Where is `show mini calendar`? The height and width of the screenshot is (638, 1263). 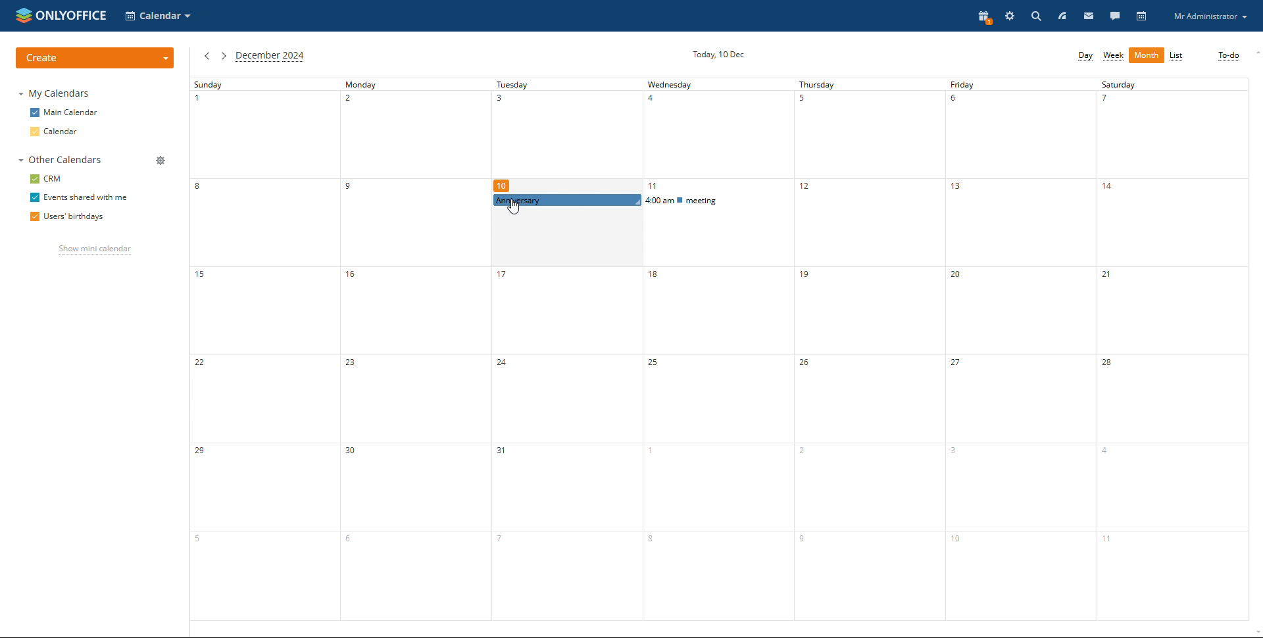 show mini calendar is located at coordinates (93, 250).